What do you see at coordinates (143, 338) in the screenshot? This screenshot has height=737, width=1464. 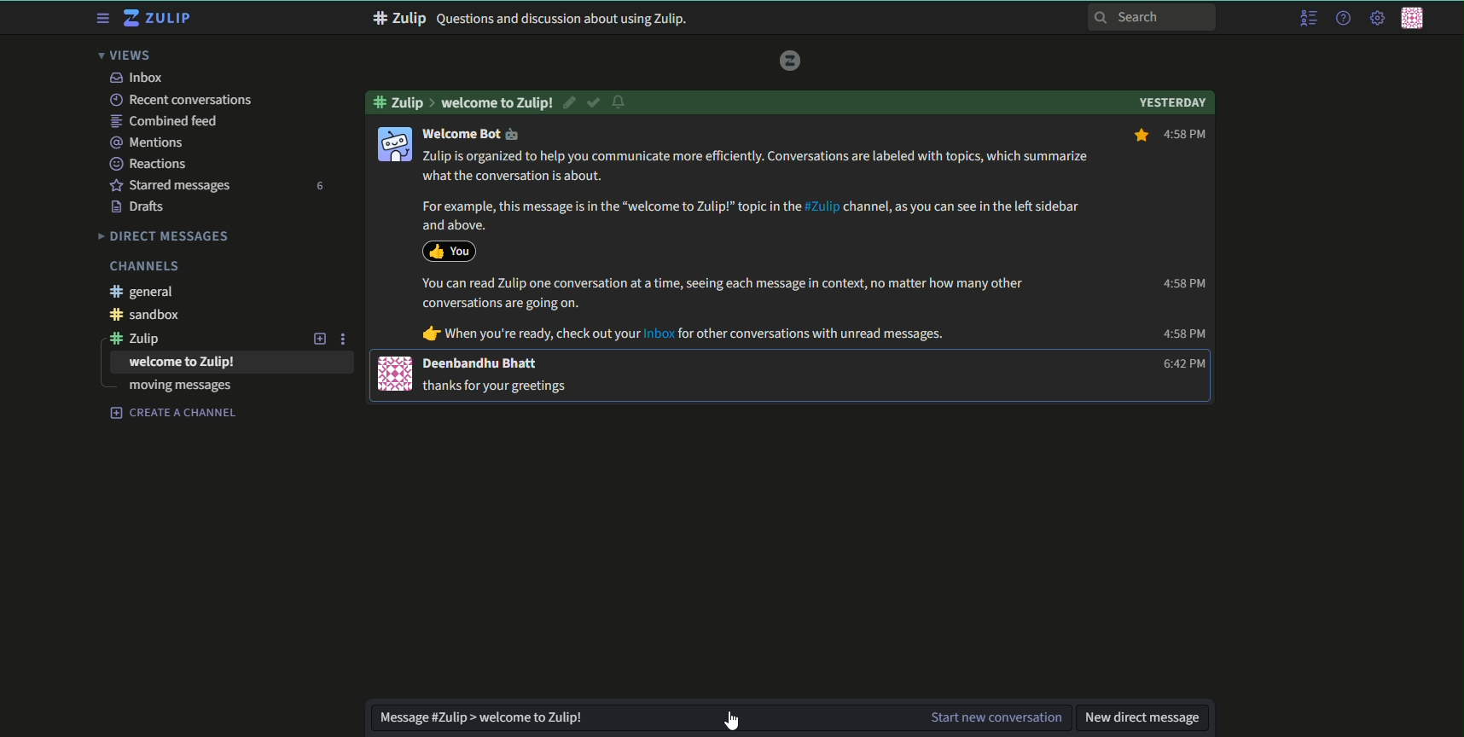 I see `#zulip` at bounding box center [143, 338].